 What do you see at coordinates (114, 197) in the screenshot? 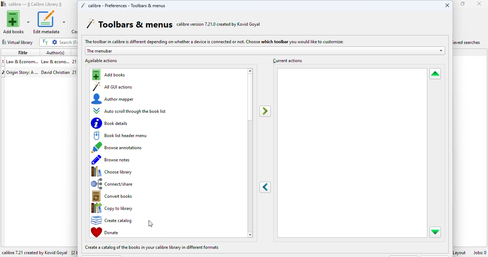
I see `convert books` at bounding box center [114, 197].